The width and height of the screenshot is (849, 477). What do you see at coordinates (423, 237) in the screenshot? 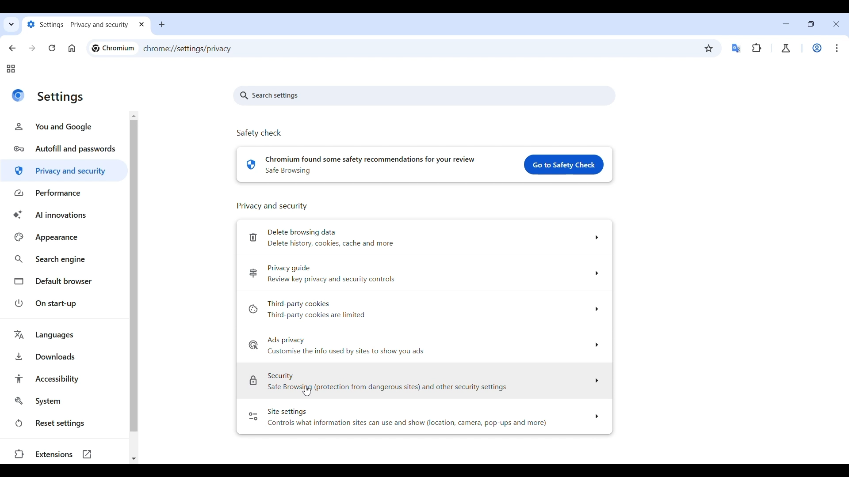
I see `[Delete browsing data Delete history, cookies, cache and more` at bounding box center [423, 237].